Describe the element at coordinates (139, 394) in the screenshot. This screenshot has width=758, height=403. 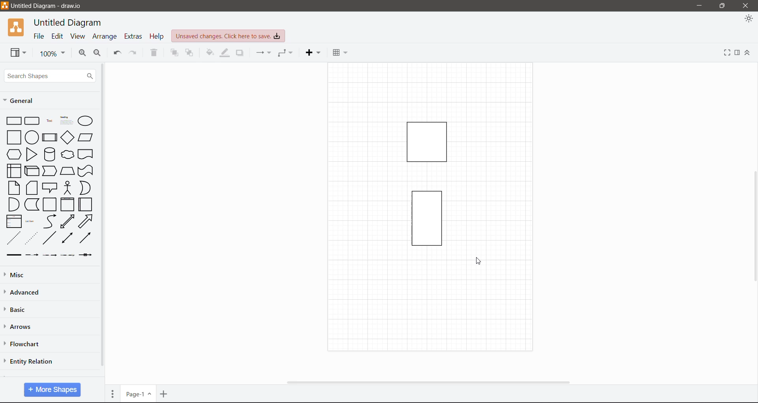
I see `Page Number` at that location.